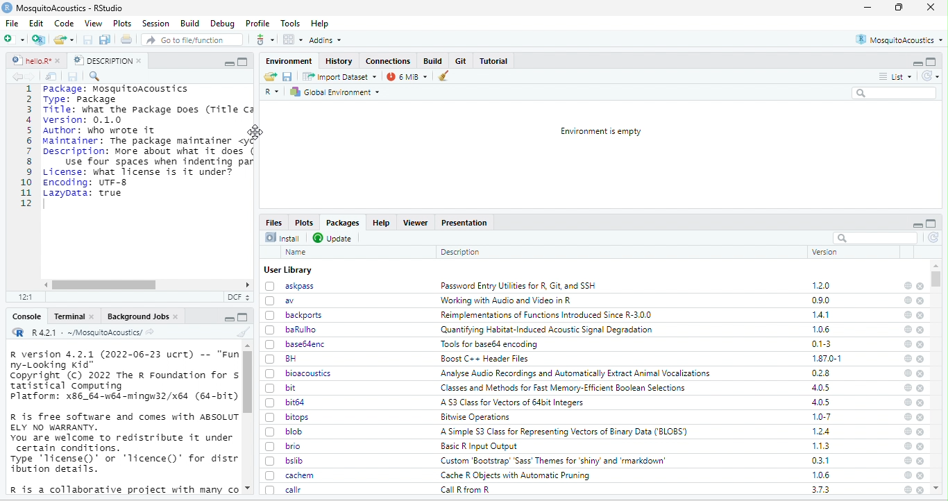  What do you see at coordinates (931, 8) in the screenshot?
I see `close` at bounding box center [931, 8].